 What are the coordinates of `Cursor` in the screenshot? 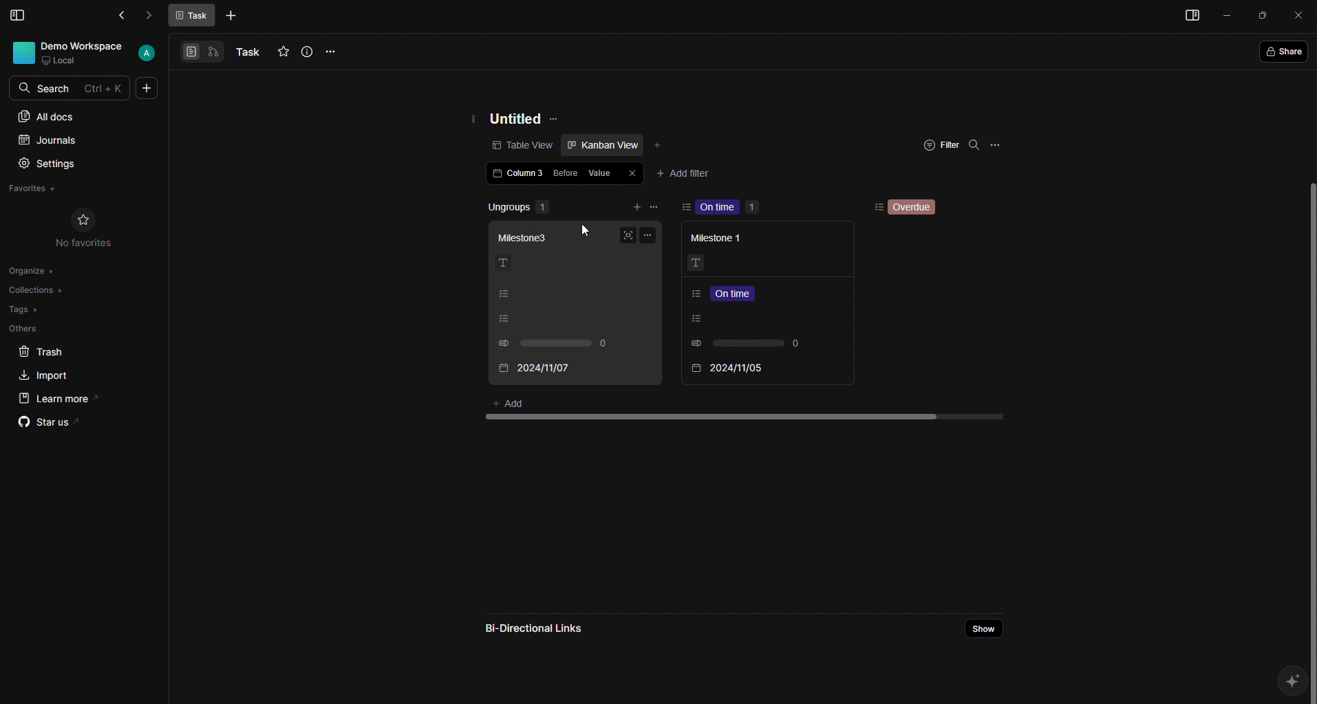 It's located at (584, 233).